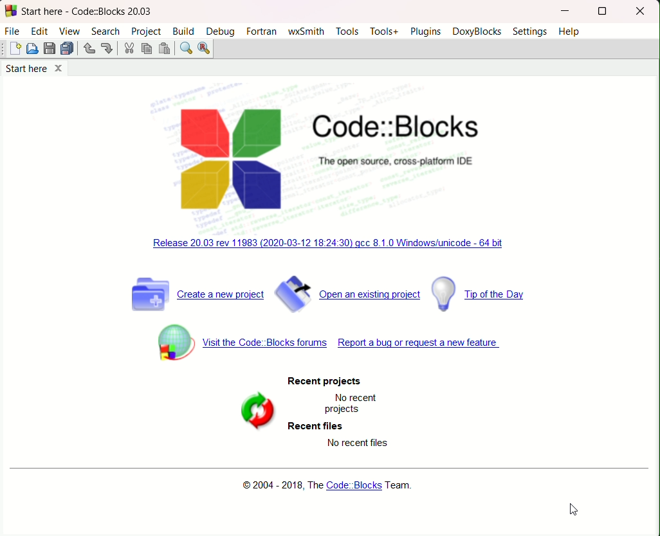  What do you see at coordinates (401, 127) in the screenshot?
I see `Title` at bounding box center [401, 127].